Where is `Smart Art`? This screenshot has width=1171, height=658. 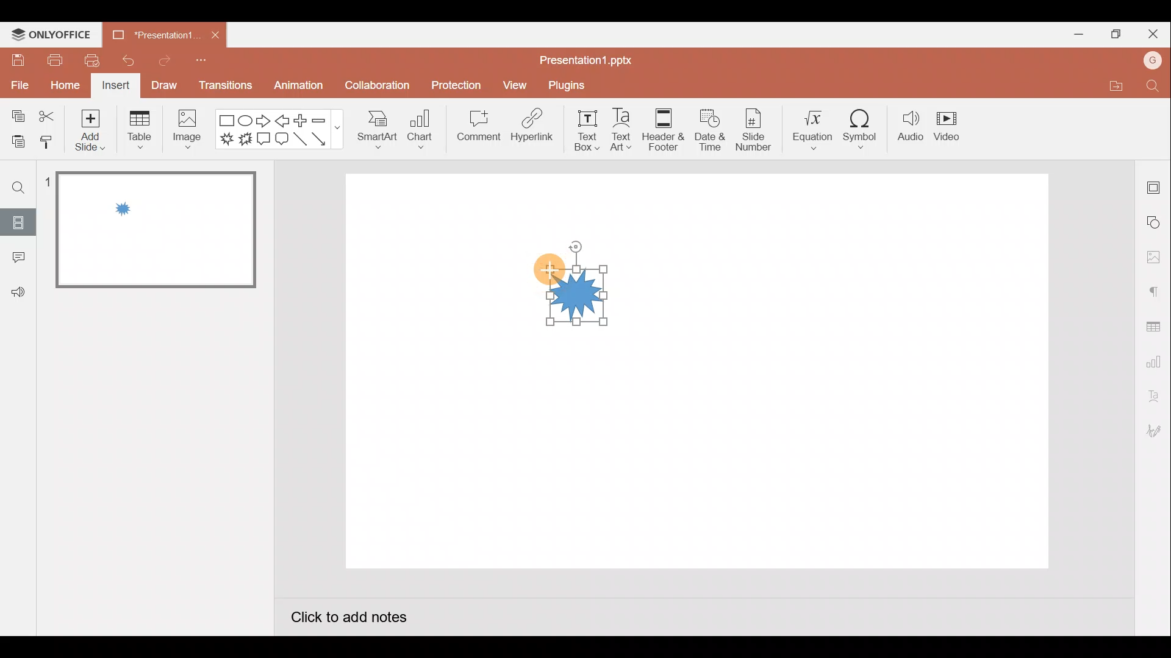 Smart Art is located at coordinates (379, 133).